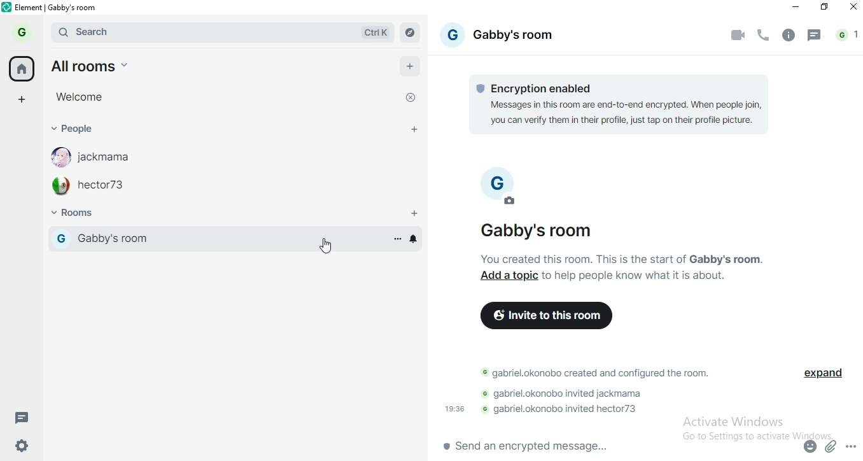 The height and width of the screenshot is (461, 863). I want to click on add, so click(411, 66).